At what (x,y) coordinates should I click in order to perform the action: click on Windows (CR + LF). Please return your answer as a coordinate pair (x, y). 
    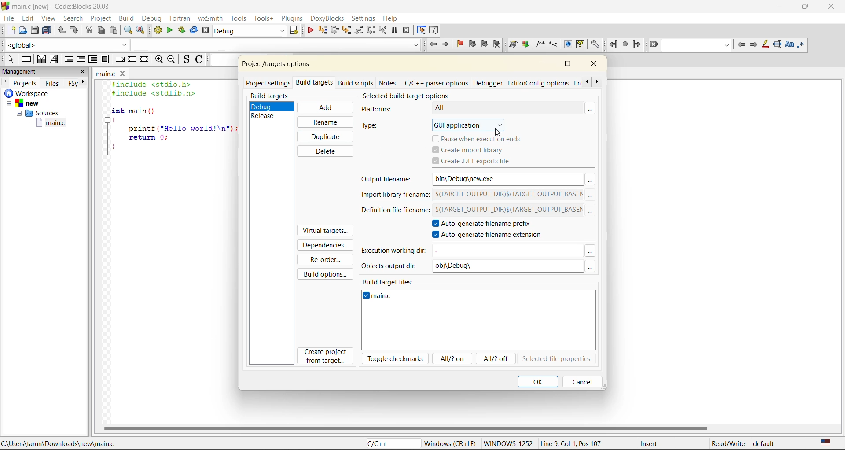
    Looking at the image, I should click on (451, 443).